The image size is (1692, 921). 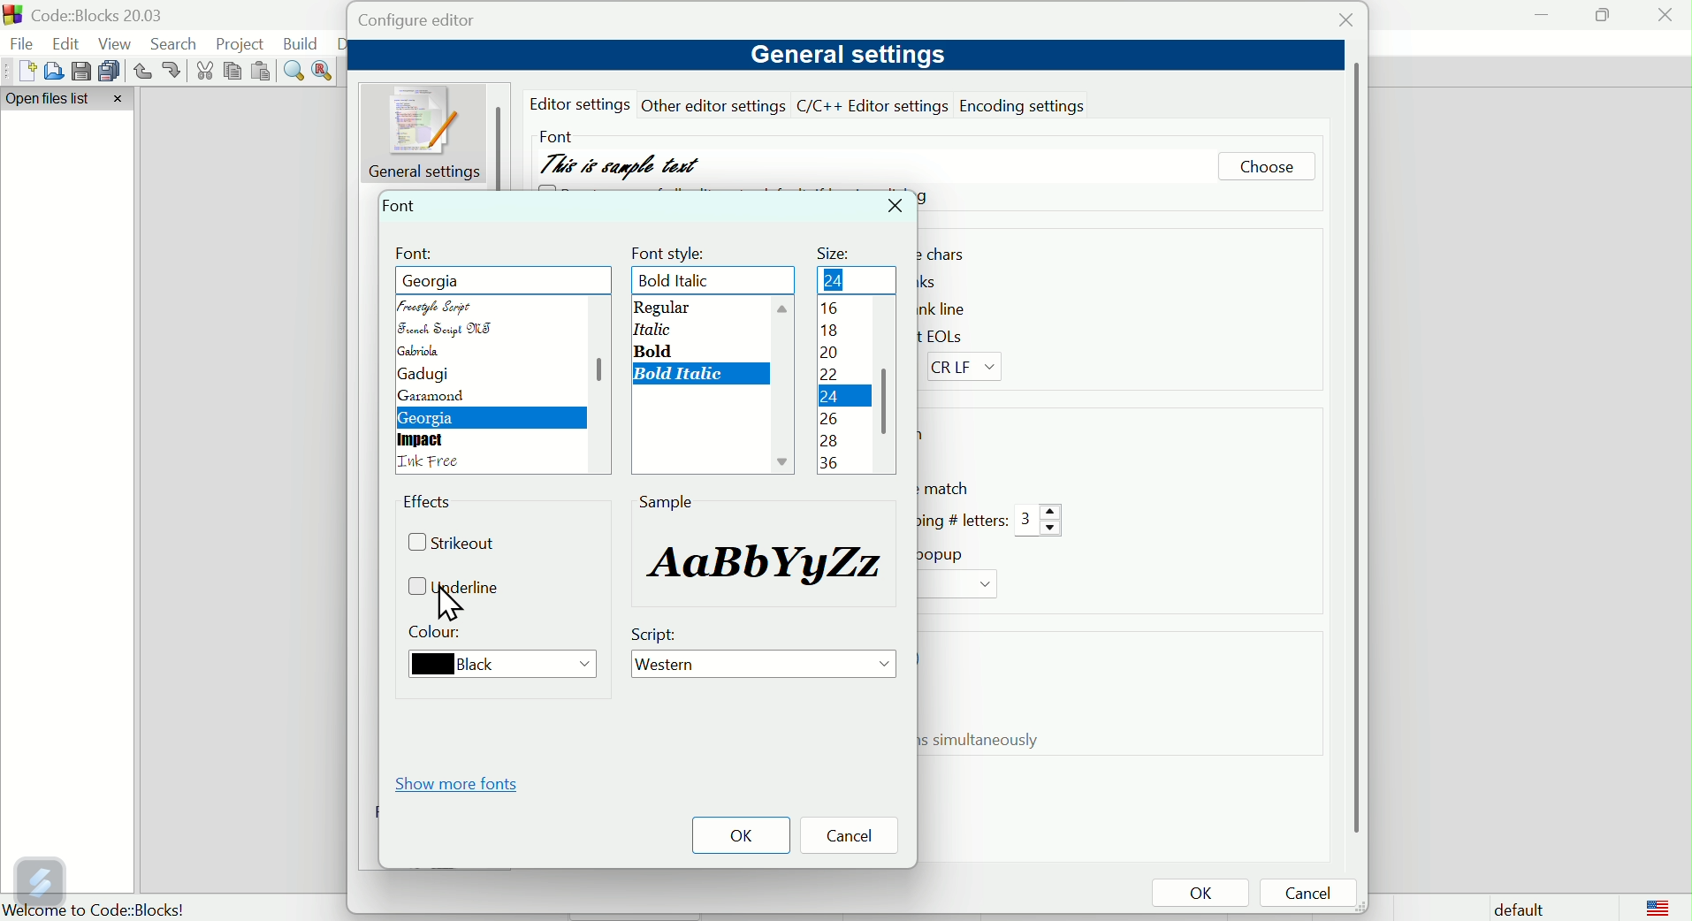 I want to click on 18, so click(x=835, y=331).